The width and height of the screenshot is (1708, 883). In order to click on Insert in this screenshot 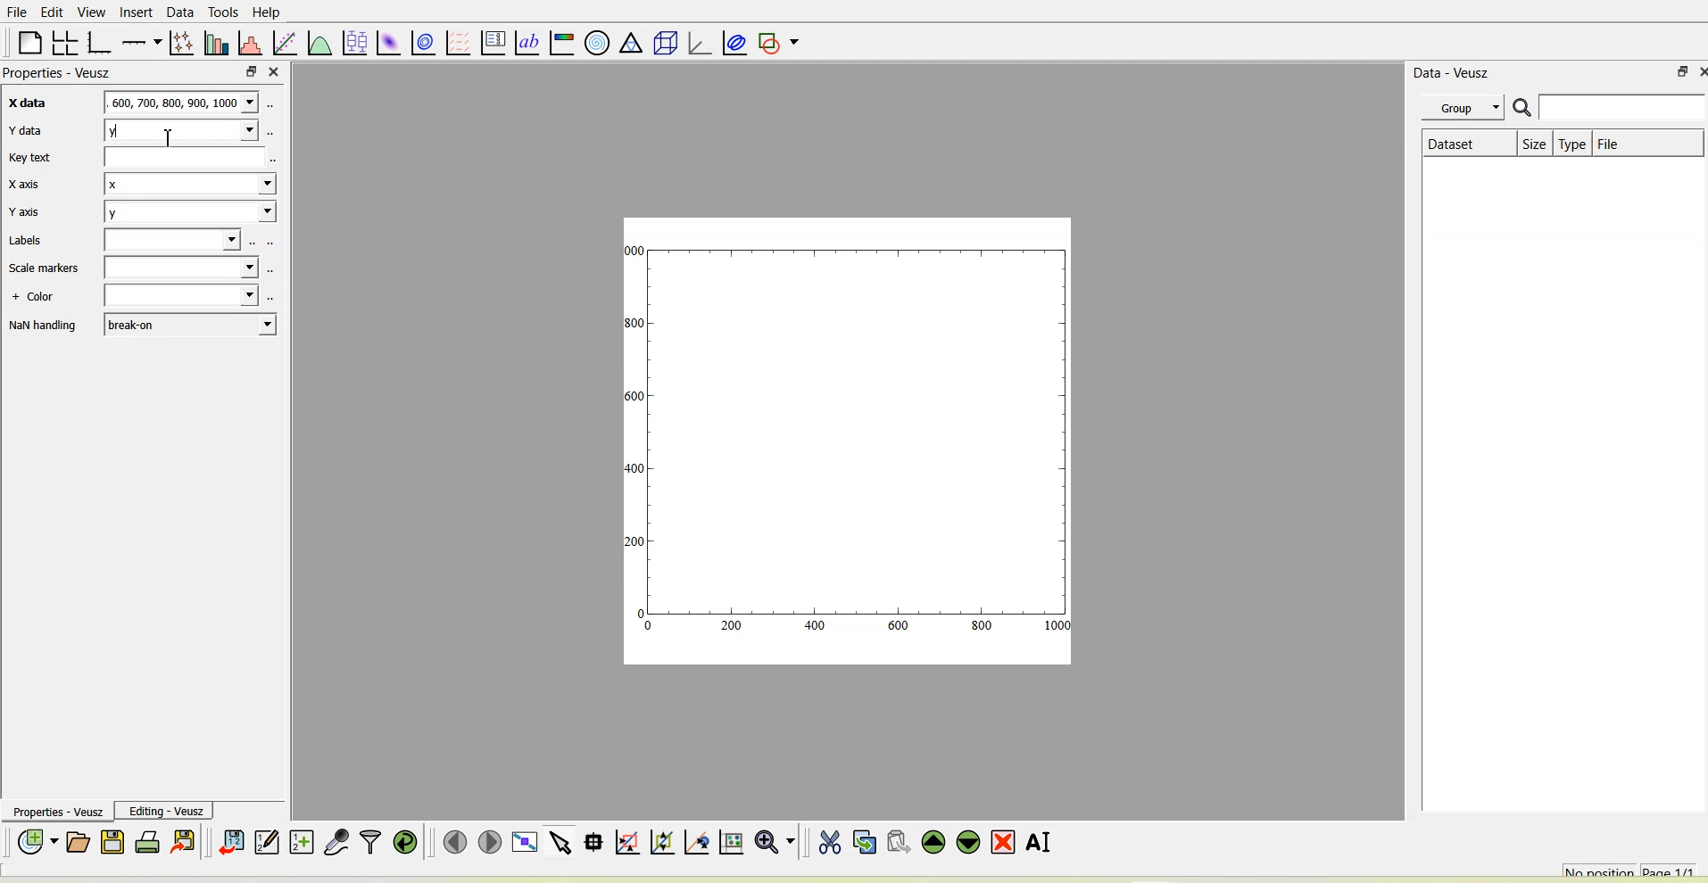, I will do `click(135, 12)`.